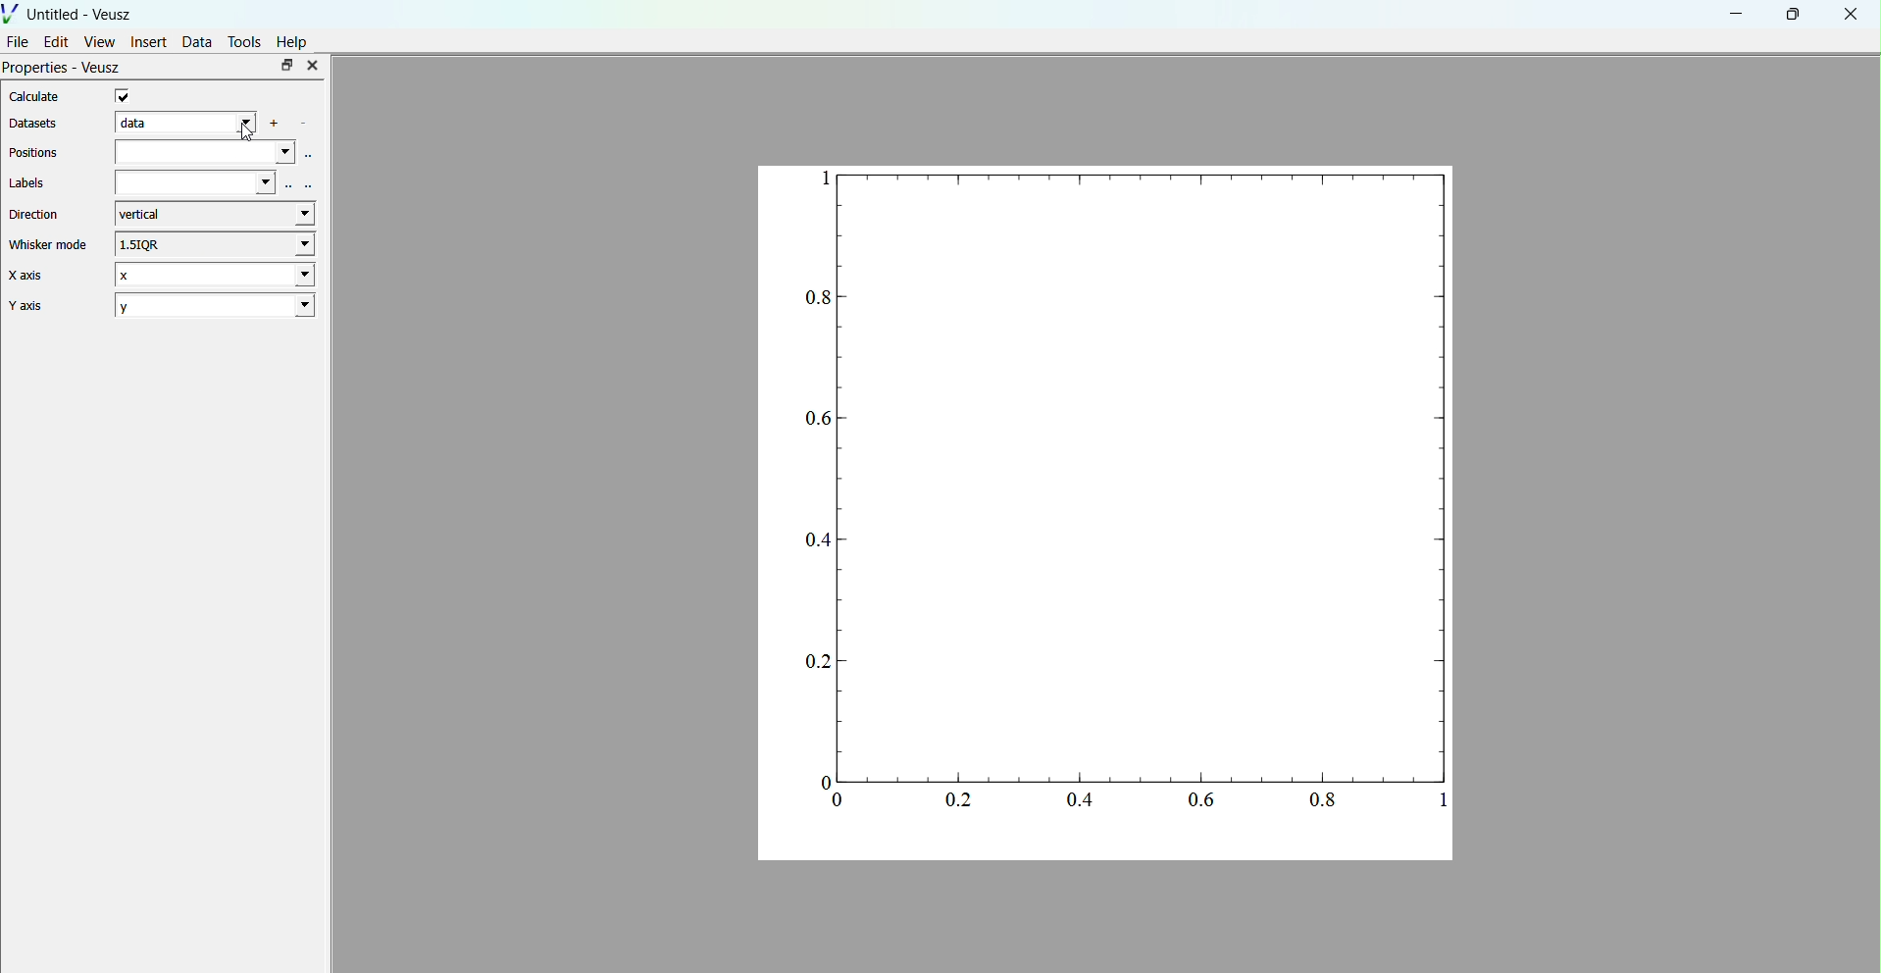  Describe the element at coordinates (186, 122) in the screenshot. I see `data` at that location.